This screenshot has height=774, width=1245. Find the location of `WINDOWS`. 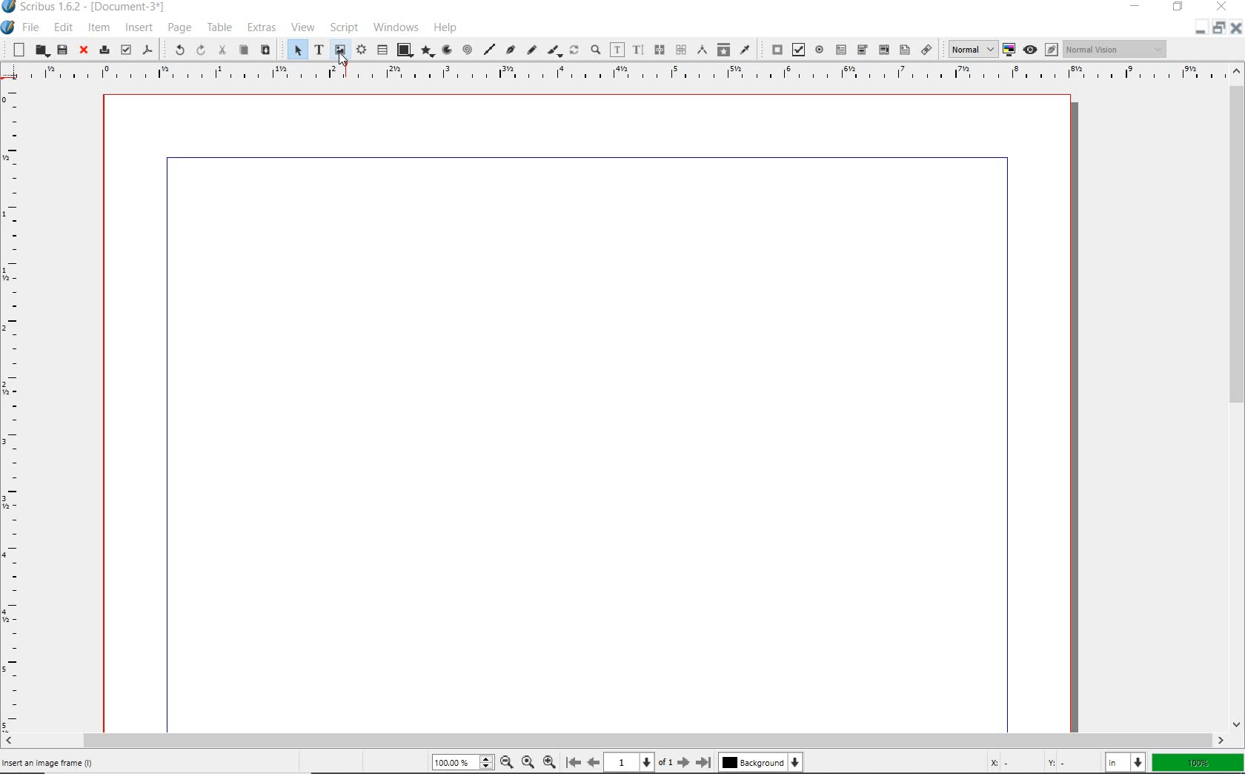

WINDOWS is located at coordinates (400, 27).